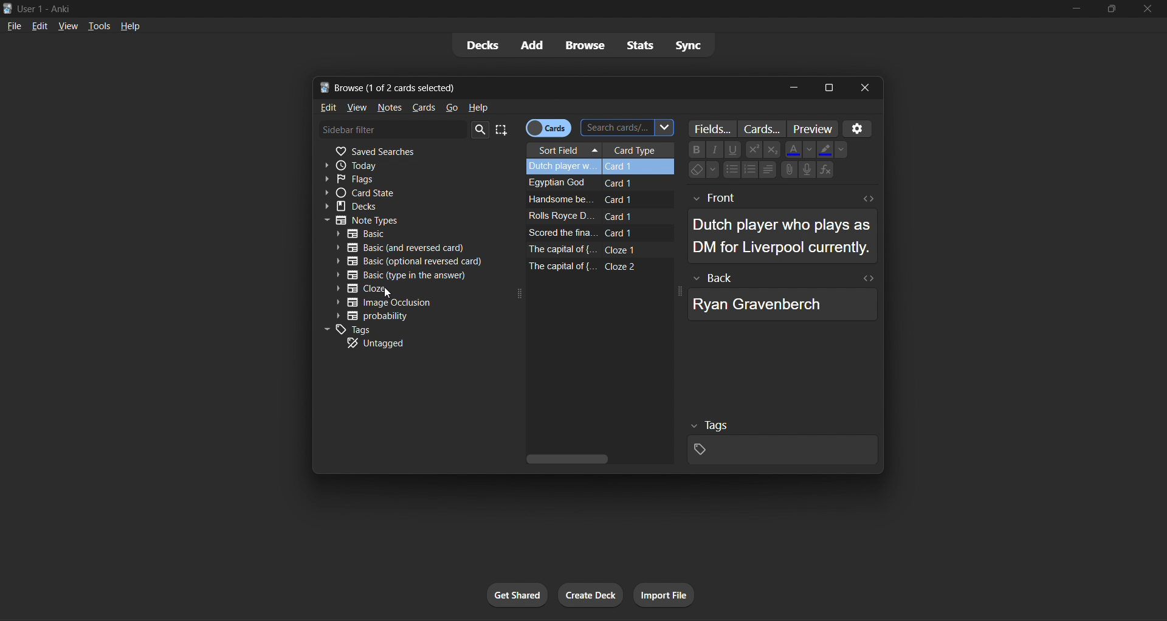 The width and height of the screenshot is (1167, 621). Describe the element at coordinates (414, 234) in the screenshot. I see `basic type` at that location.